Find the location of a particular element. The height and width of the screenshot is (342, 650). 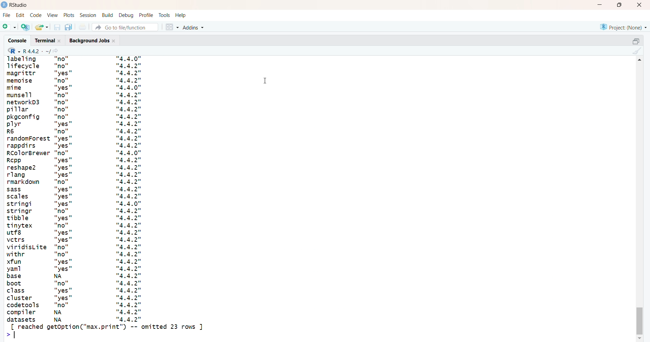

plots is located at coordinates (68, 15).